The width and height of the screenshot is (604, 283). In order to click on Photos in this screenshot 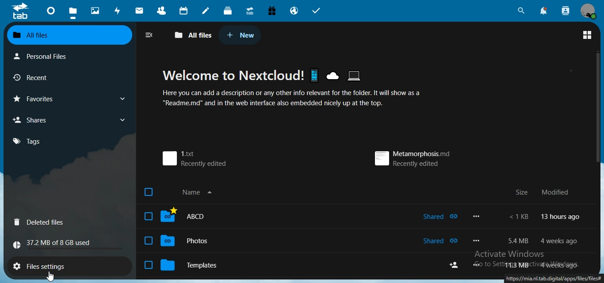, I will do `click(197, 240)`.